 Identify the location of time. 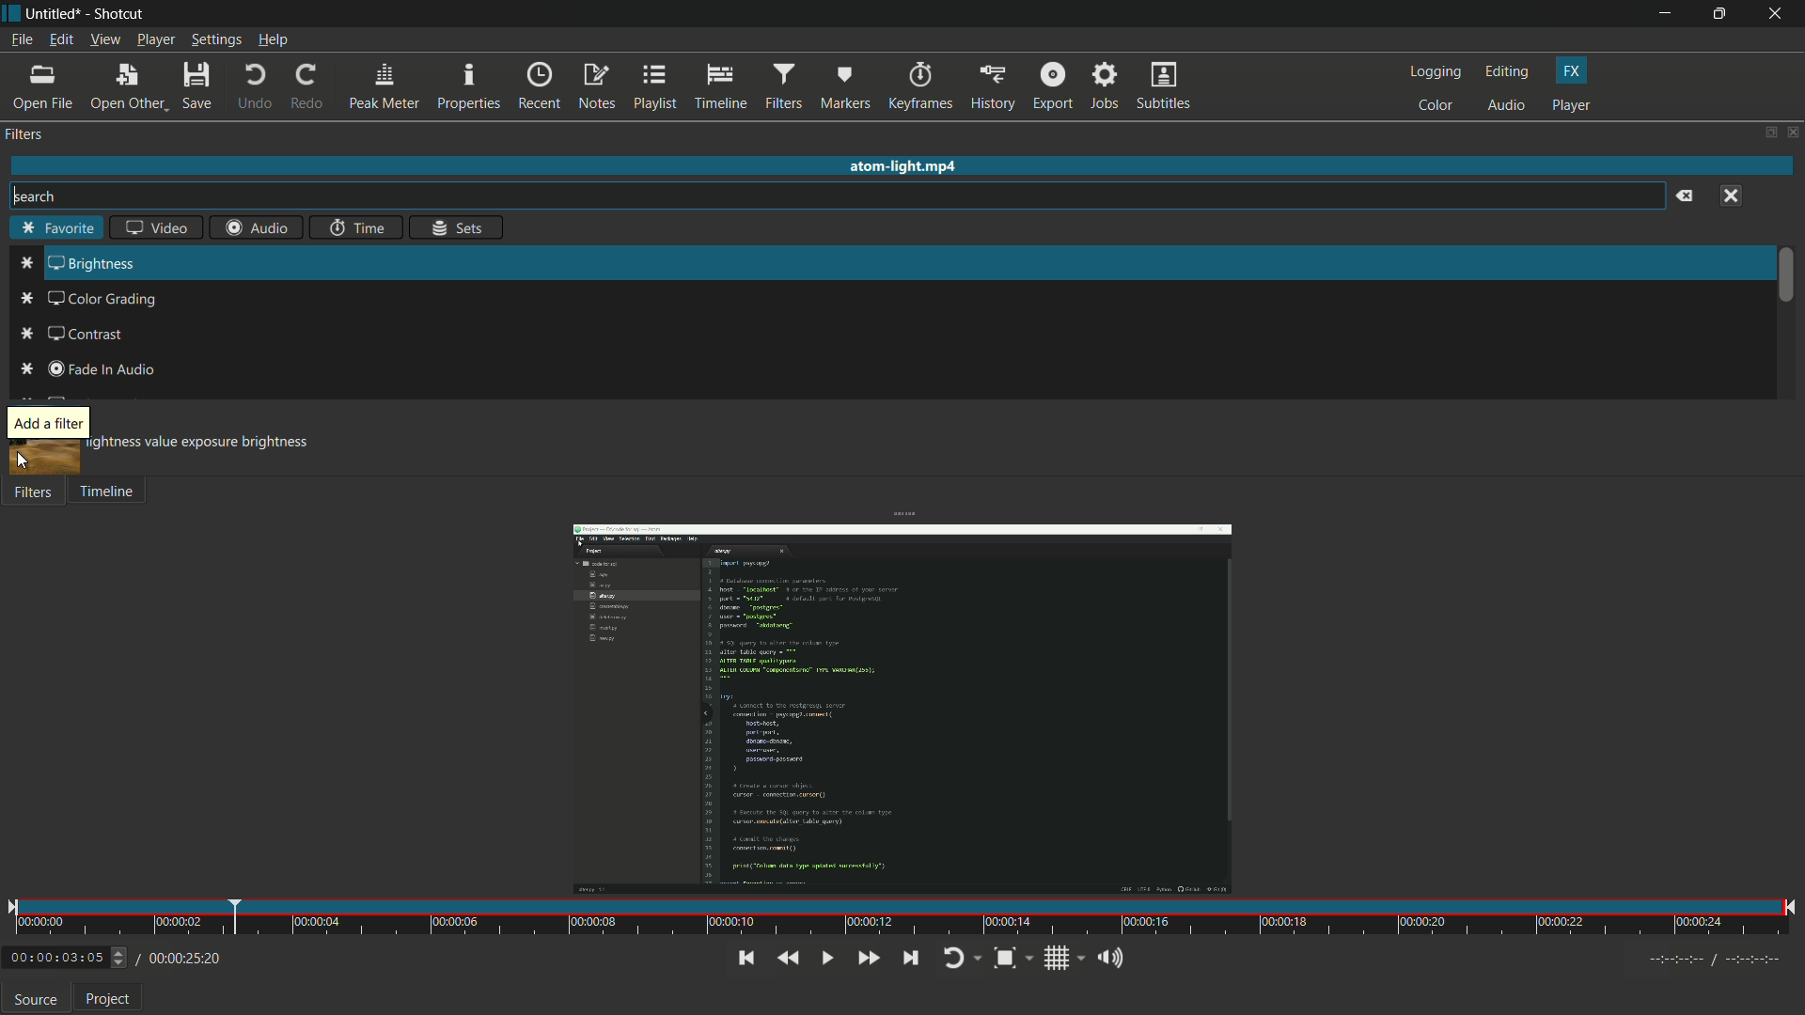
(354, 229).